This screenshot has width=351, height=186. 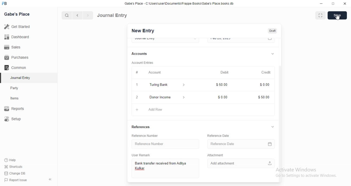 What do you see at coordinates (264, 97) in the screenshot?
I see `$5000` at bounding box center [264, 97].